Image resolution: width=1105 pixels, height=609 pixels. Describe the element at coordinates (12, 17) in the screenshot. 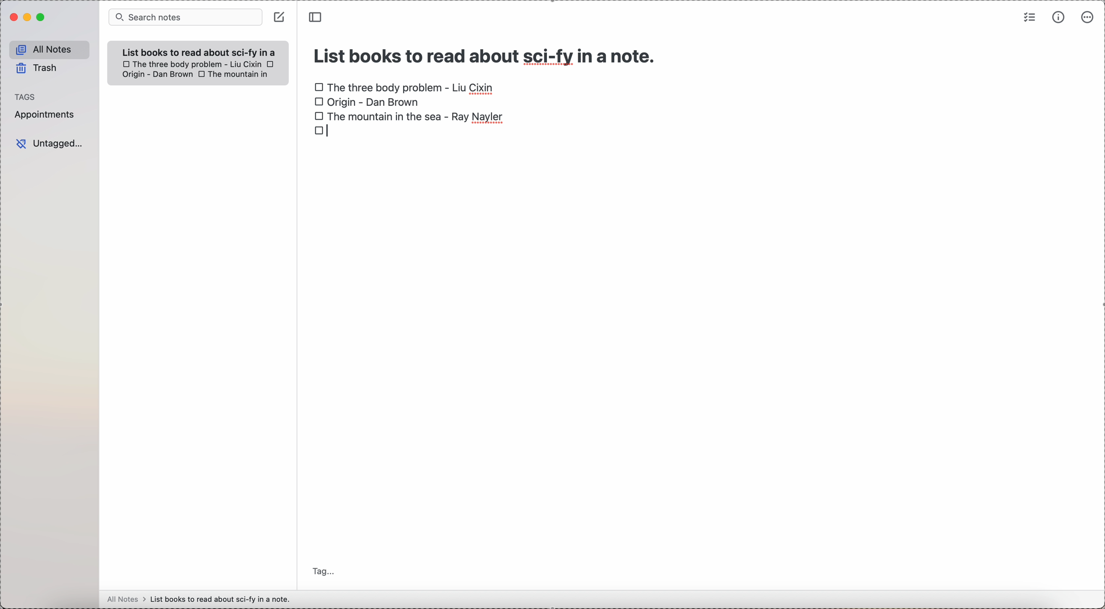

I see `close Simplenote` at that location.